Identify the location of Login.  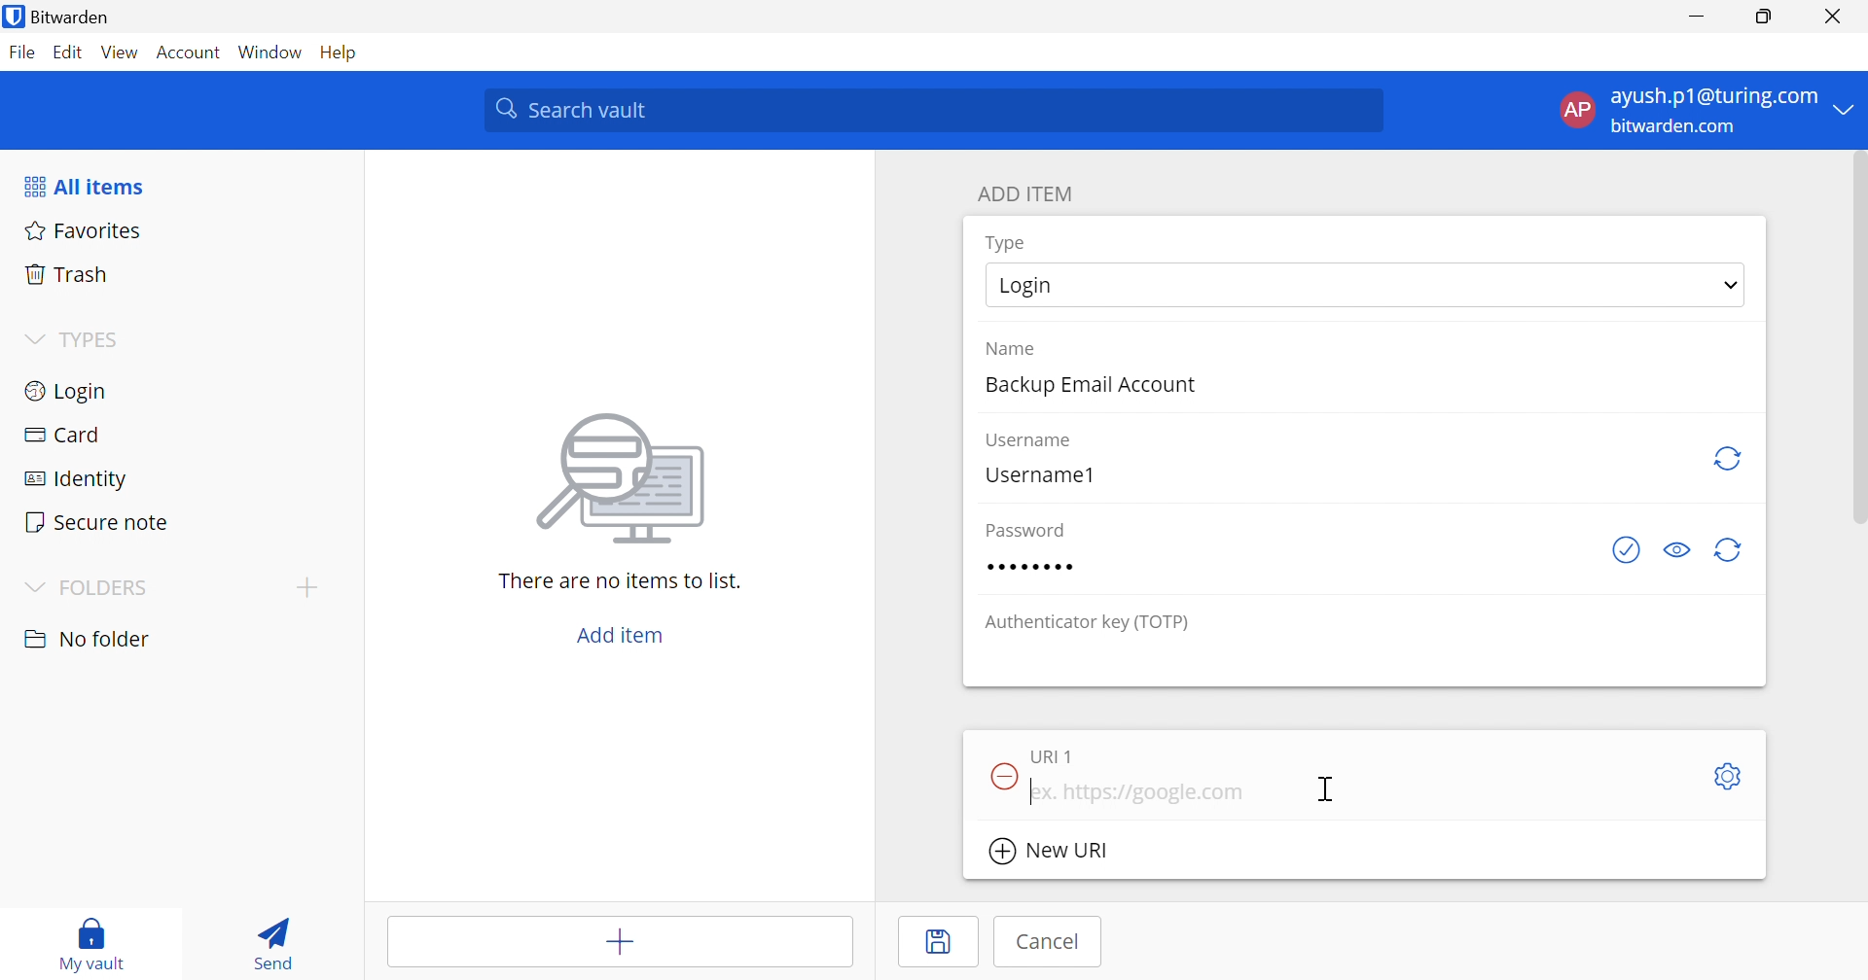
(69, 391).